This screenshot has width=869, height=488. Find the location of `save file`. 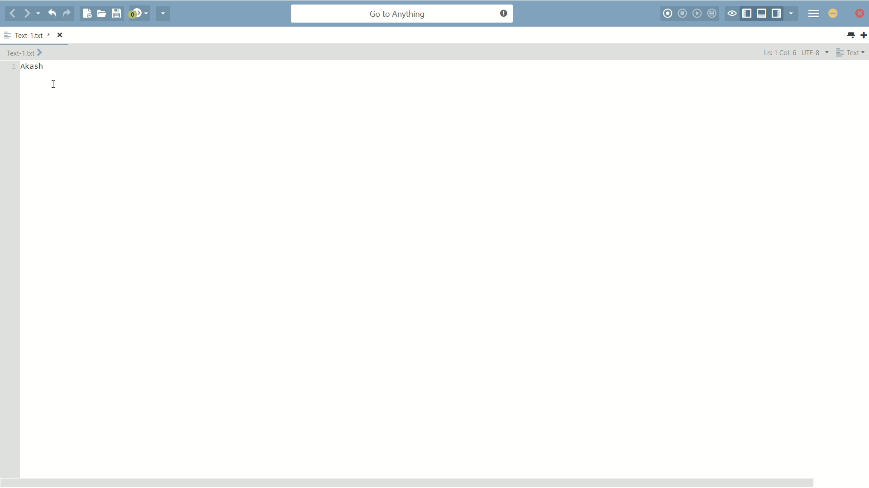

save file is located at coordinates (117, 14).